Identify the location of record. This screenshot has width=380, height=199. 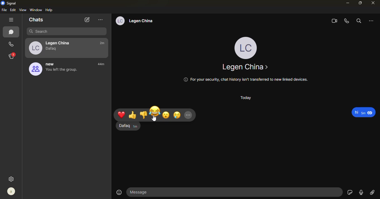
(361, 192).